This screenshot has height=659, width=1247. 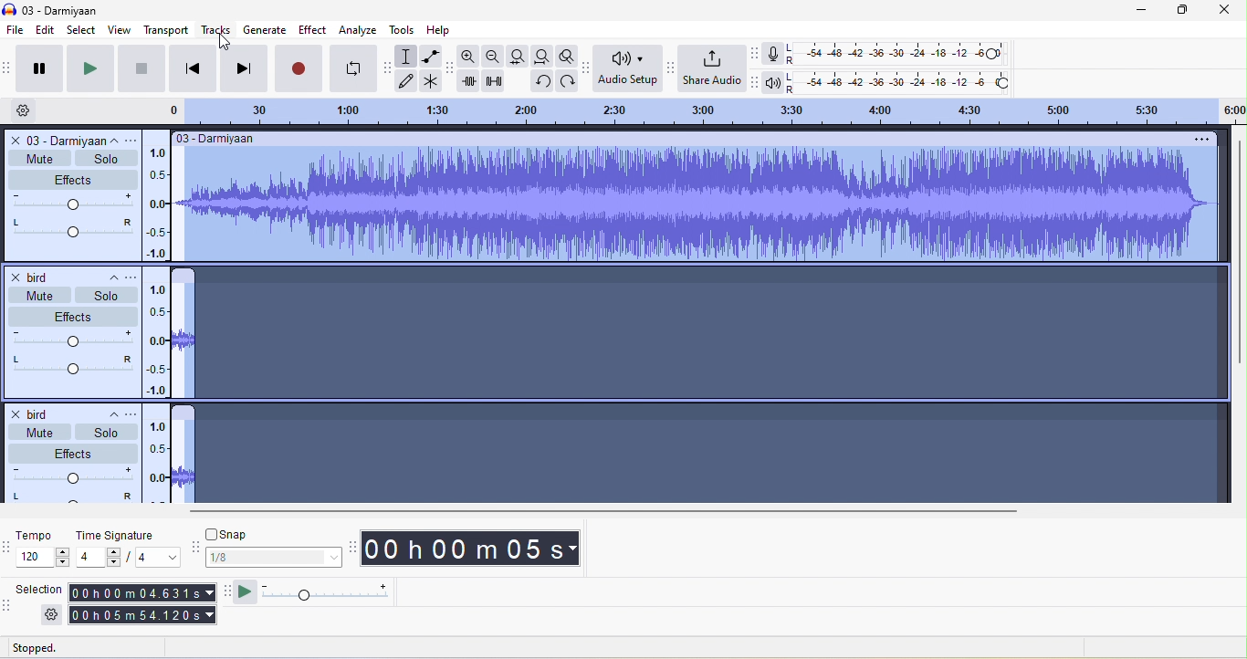 I want to click on redo, so click(x=569, y=80).